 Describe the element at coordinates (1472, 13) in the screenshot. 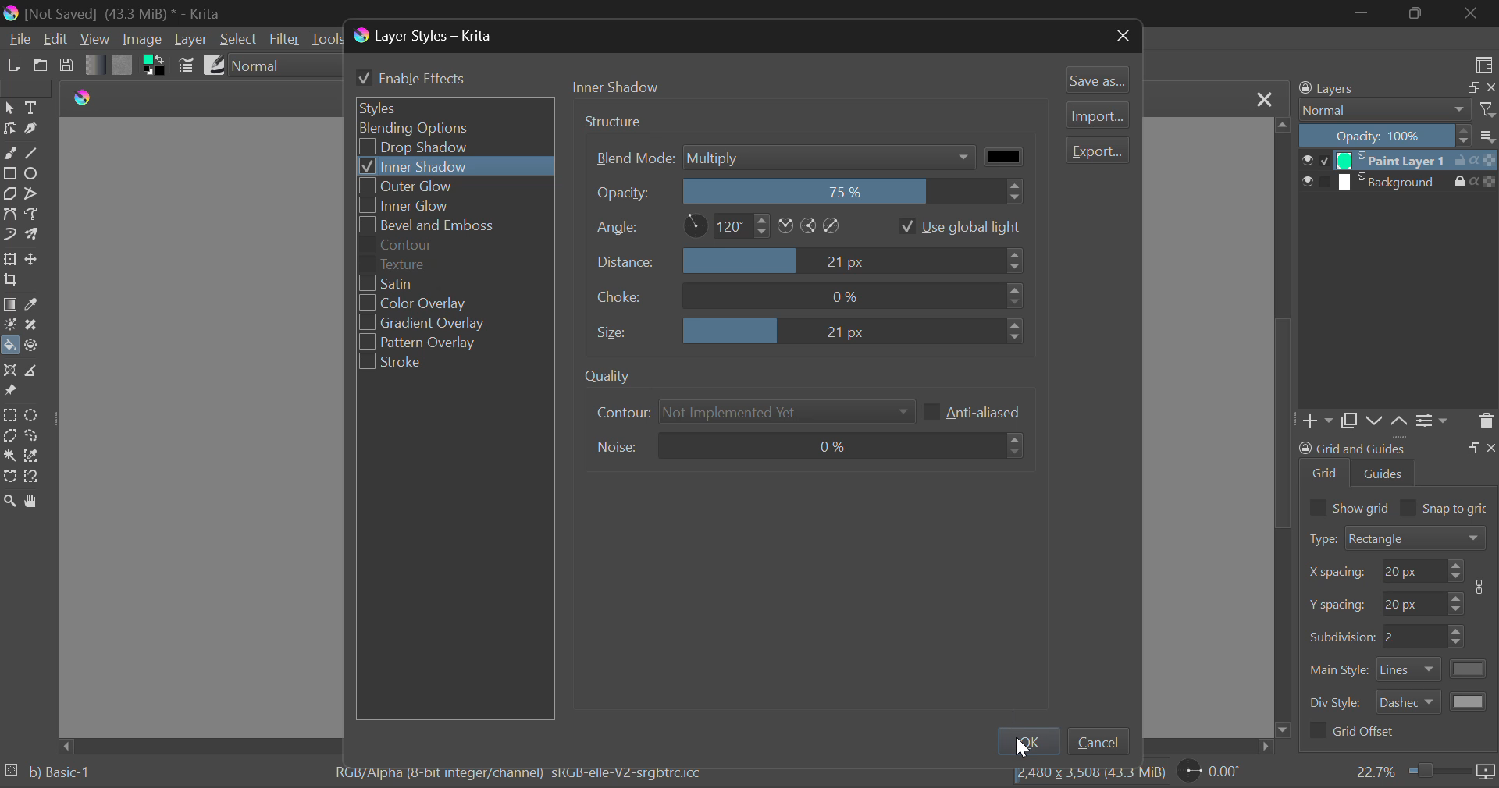

I see `Close` at that location.